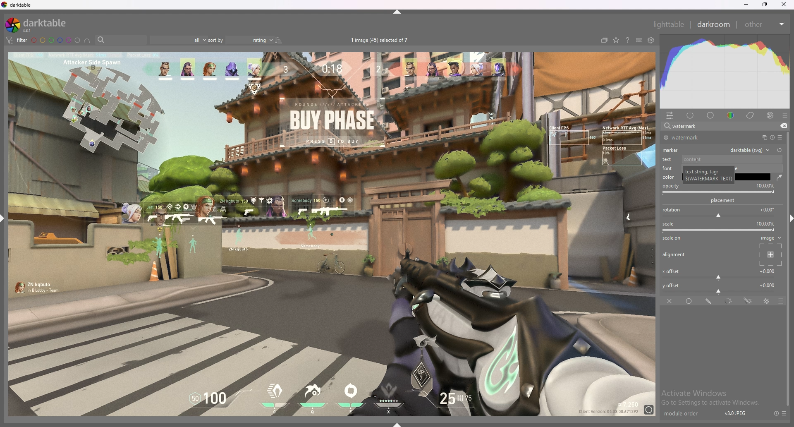 Image resolution: width=794 pixels, height=427 pixels. What do you see at coordinates (604, 40) in the screenshot?
I see `collapse grouped image` at bounding box center [604, 40].